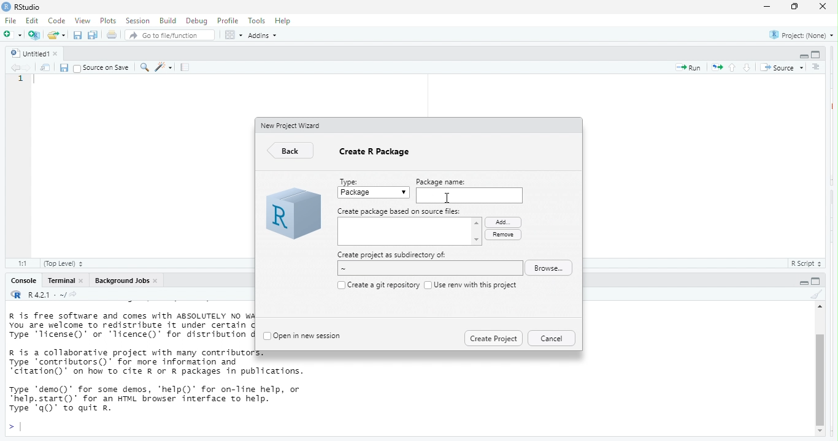 The image size is (838, 441). Describe the element at coordinates (77, 35) in the screenshot. I see `save current document` at that location.